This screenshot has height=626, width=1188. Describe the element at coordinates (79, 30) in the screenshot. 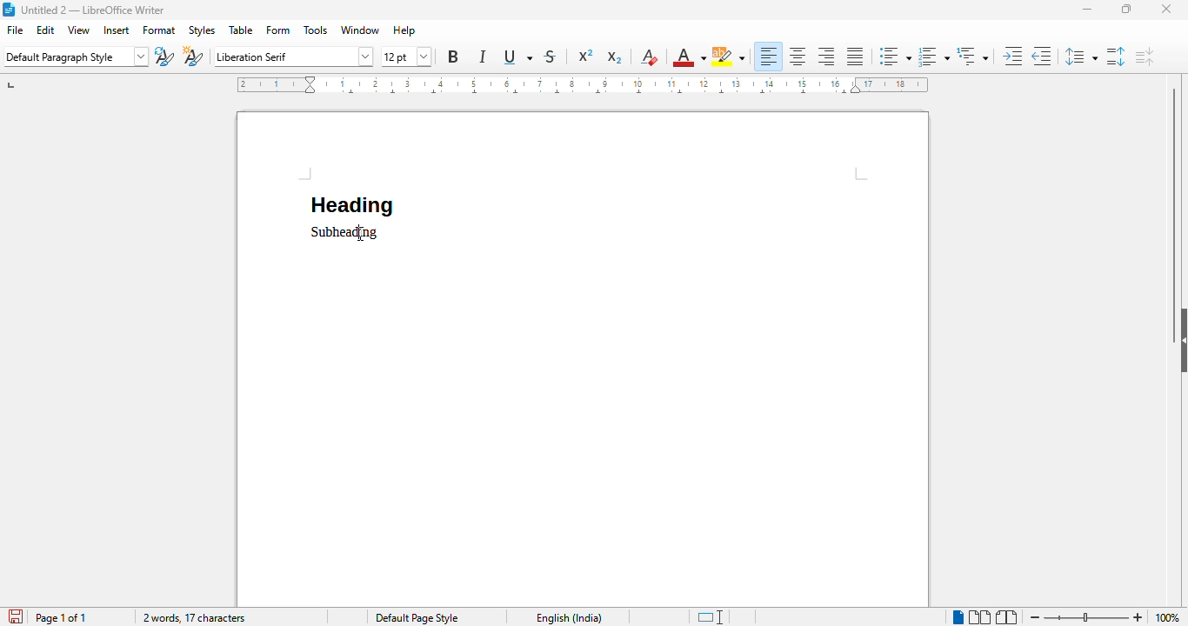

I see `view` at that location.